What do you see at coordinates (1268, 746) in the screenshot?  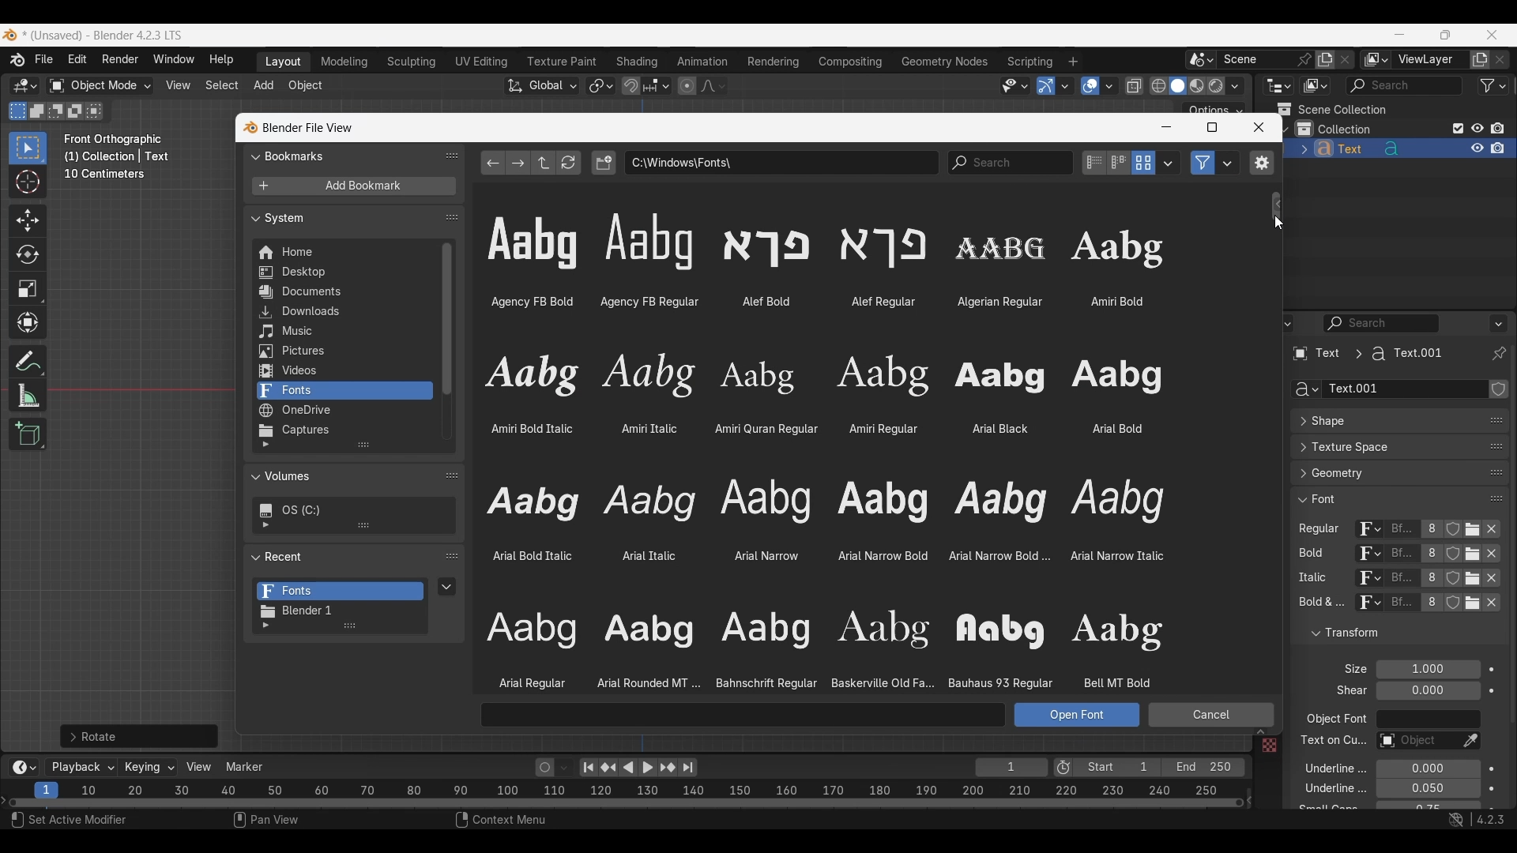 I see `` at bounding box center [1268, 746].